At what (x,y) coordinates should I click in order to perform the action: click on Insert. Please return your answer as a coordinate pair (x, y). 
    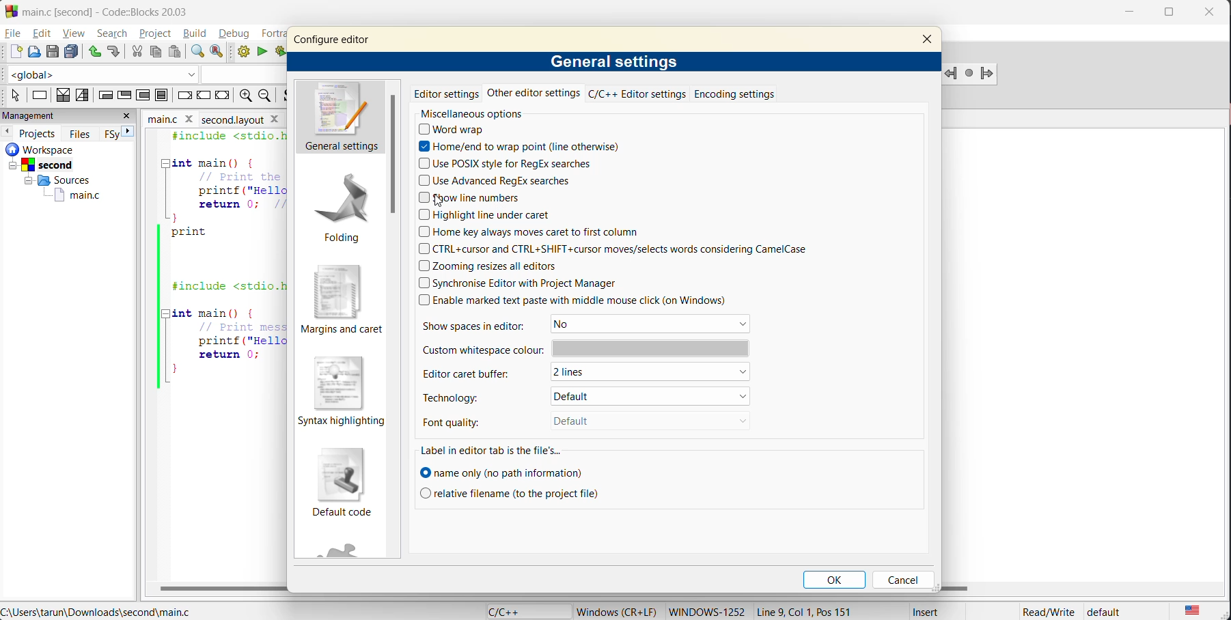
    Looking at the image, I should click on (926, 611).